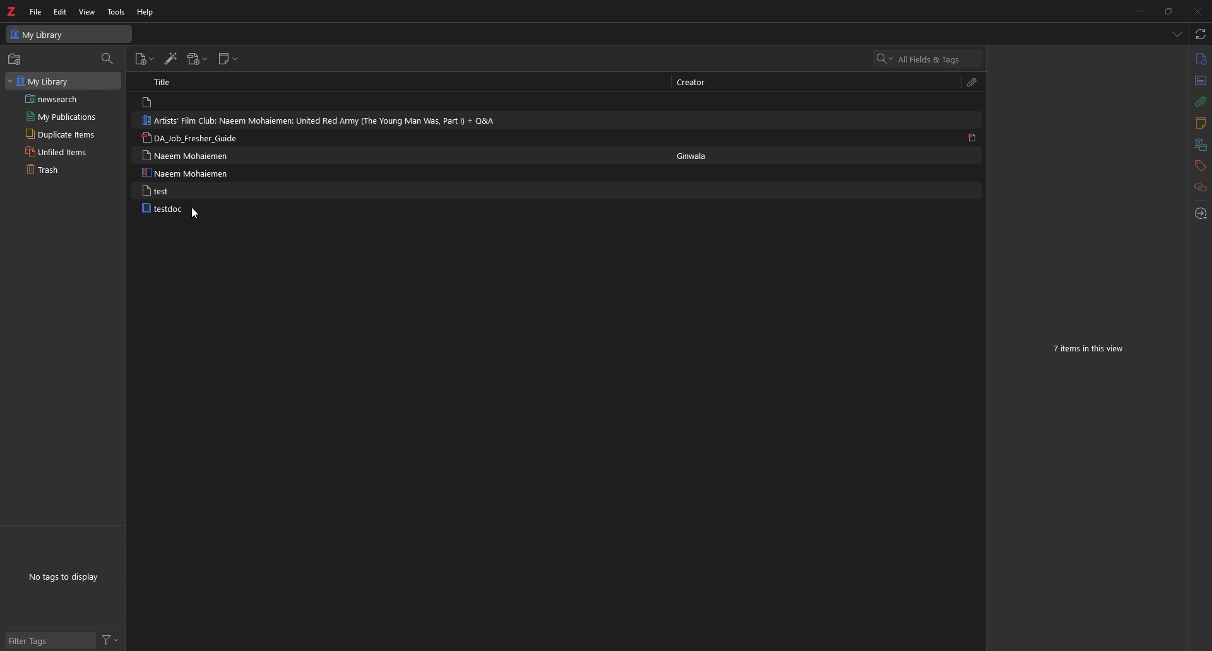 The width and height of the screenshot is (1212, 651). Describe the element at coordinates (973, 137) in the screenshot. I see `File` at that location.